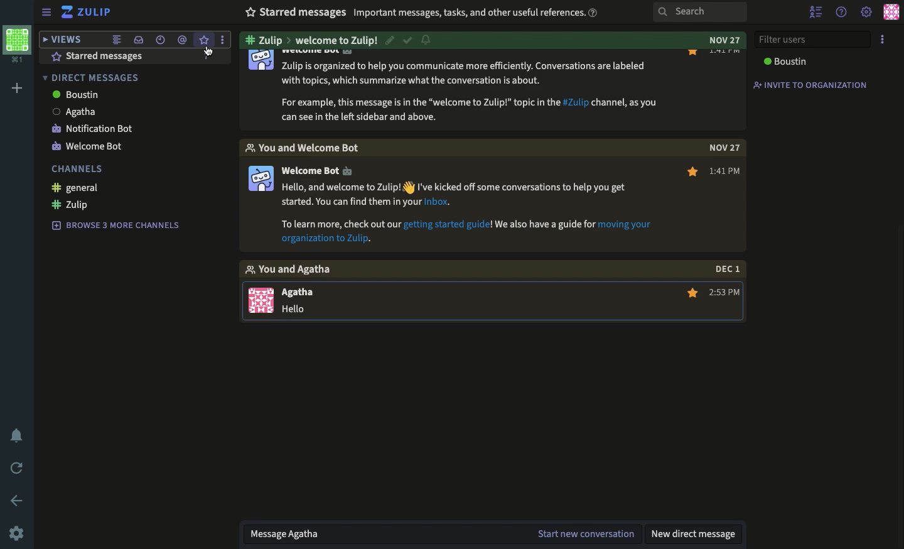  I want to click on views, so click(65, 40).